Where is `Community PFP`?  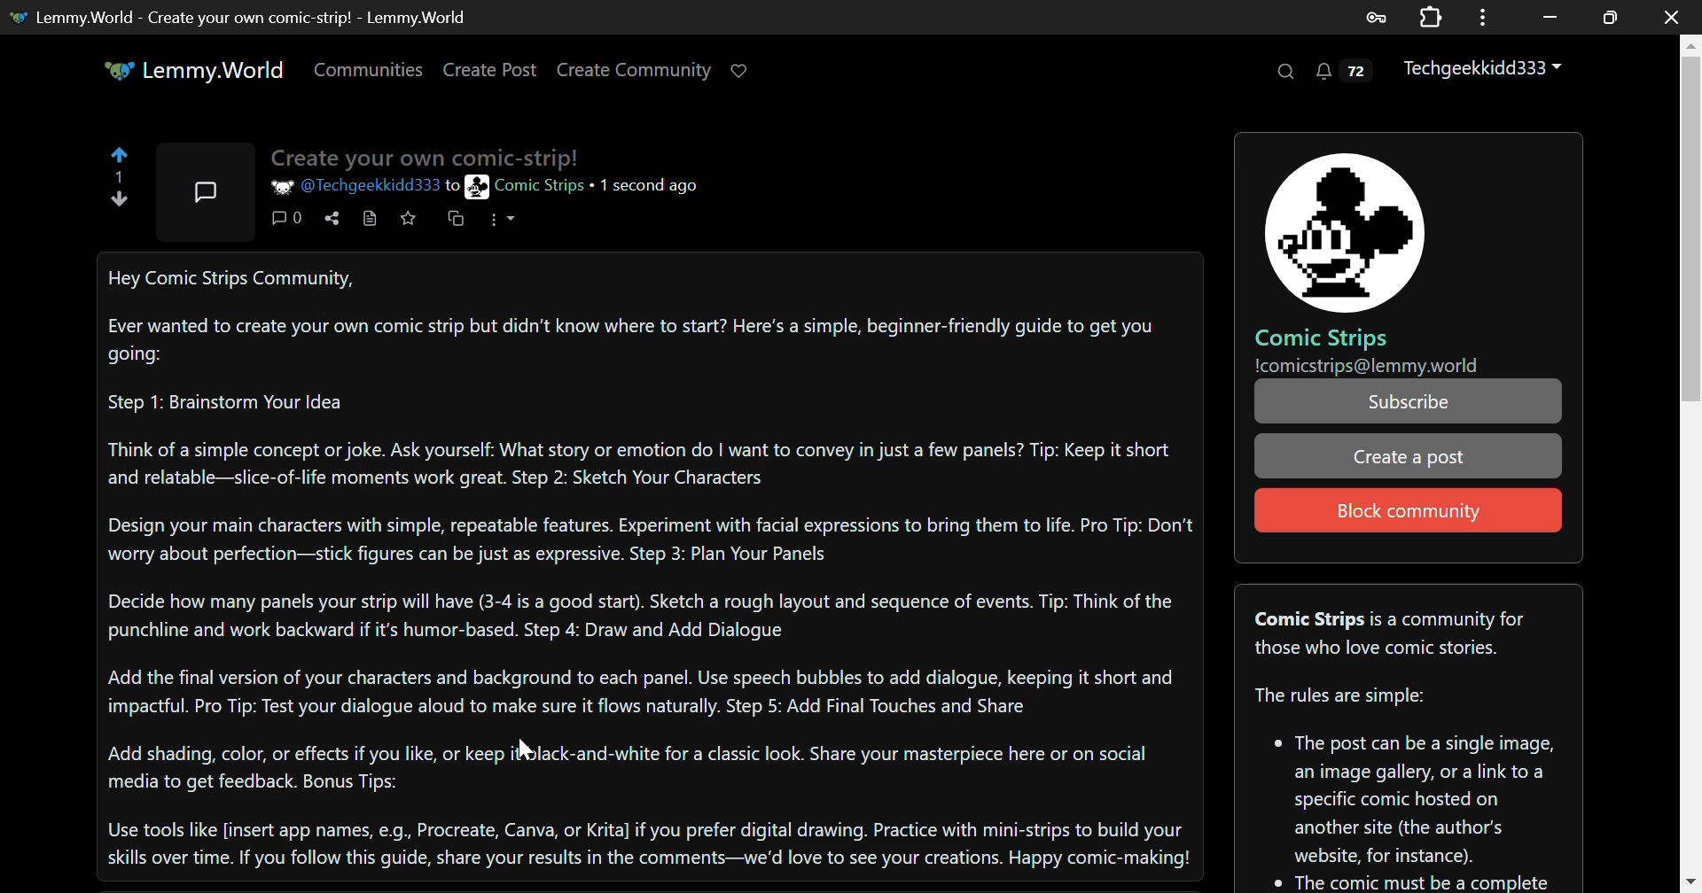 Community PFP is located at coordinates (1344, 232).